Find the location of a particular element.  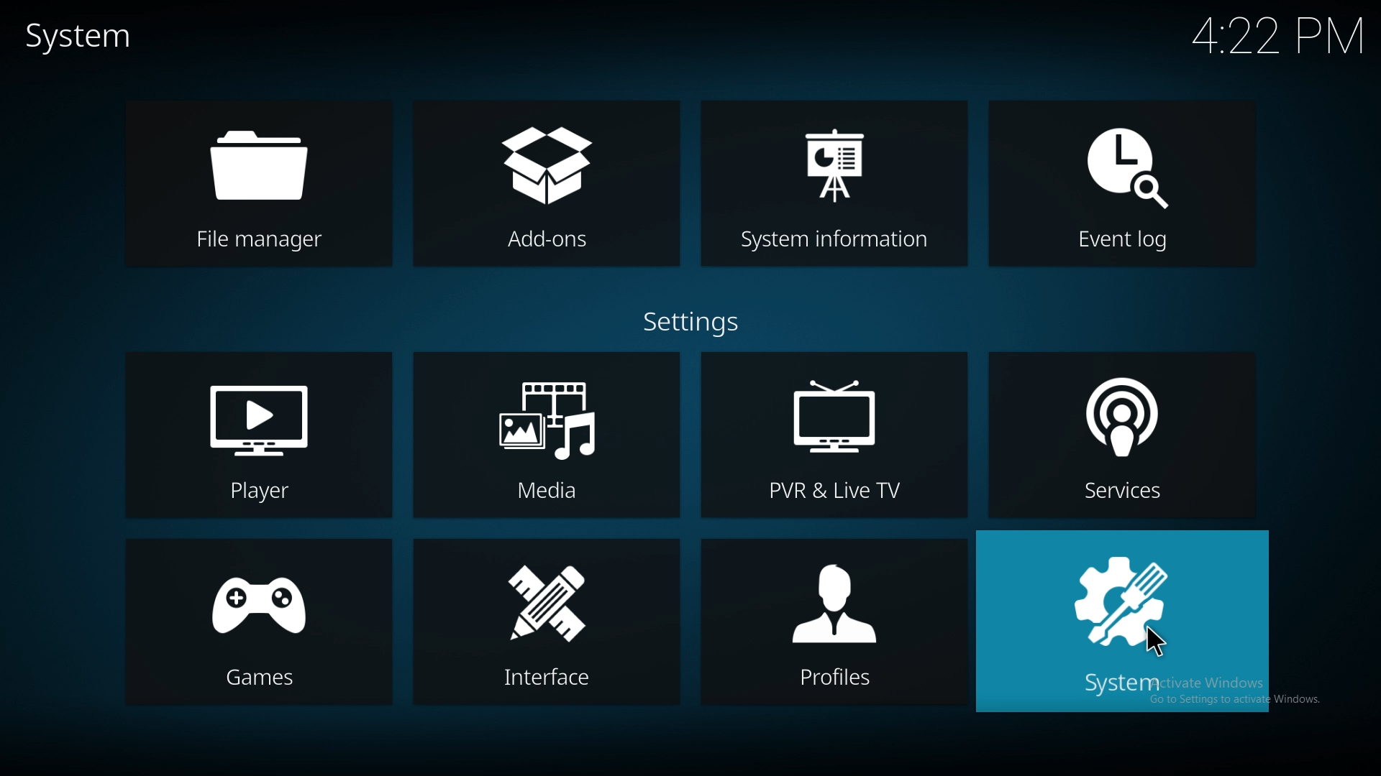

games is located at coordinates (255, 623).